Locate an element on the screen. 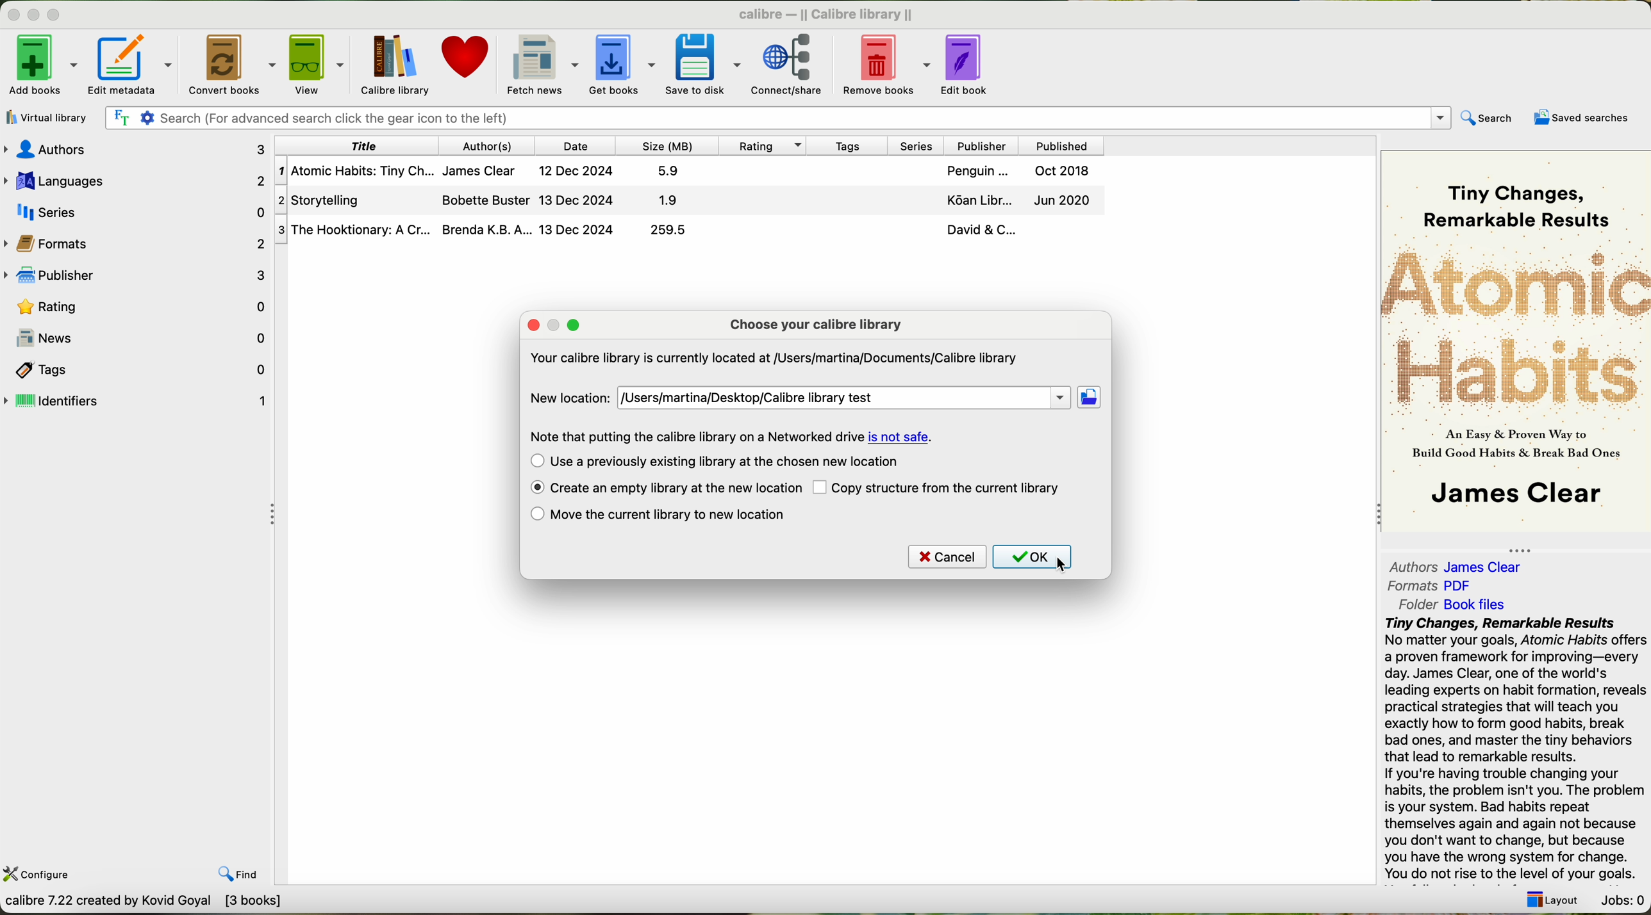  publisher is located at coordinates (979, 145).